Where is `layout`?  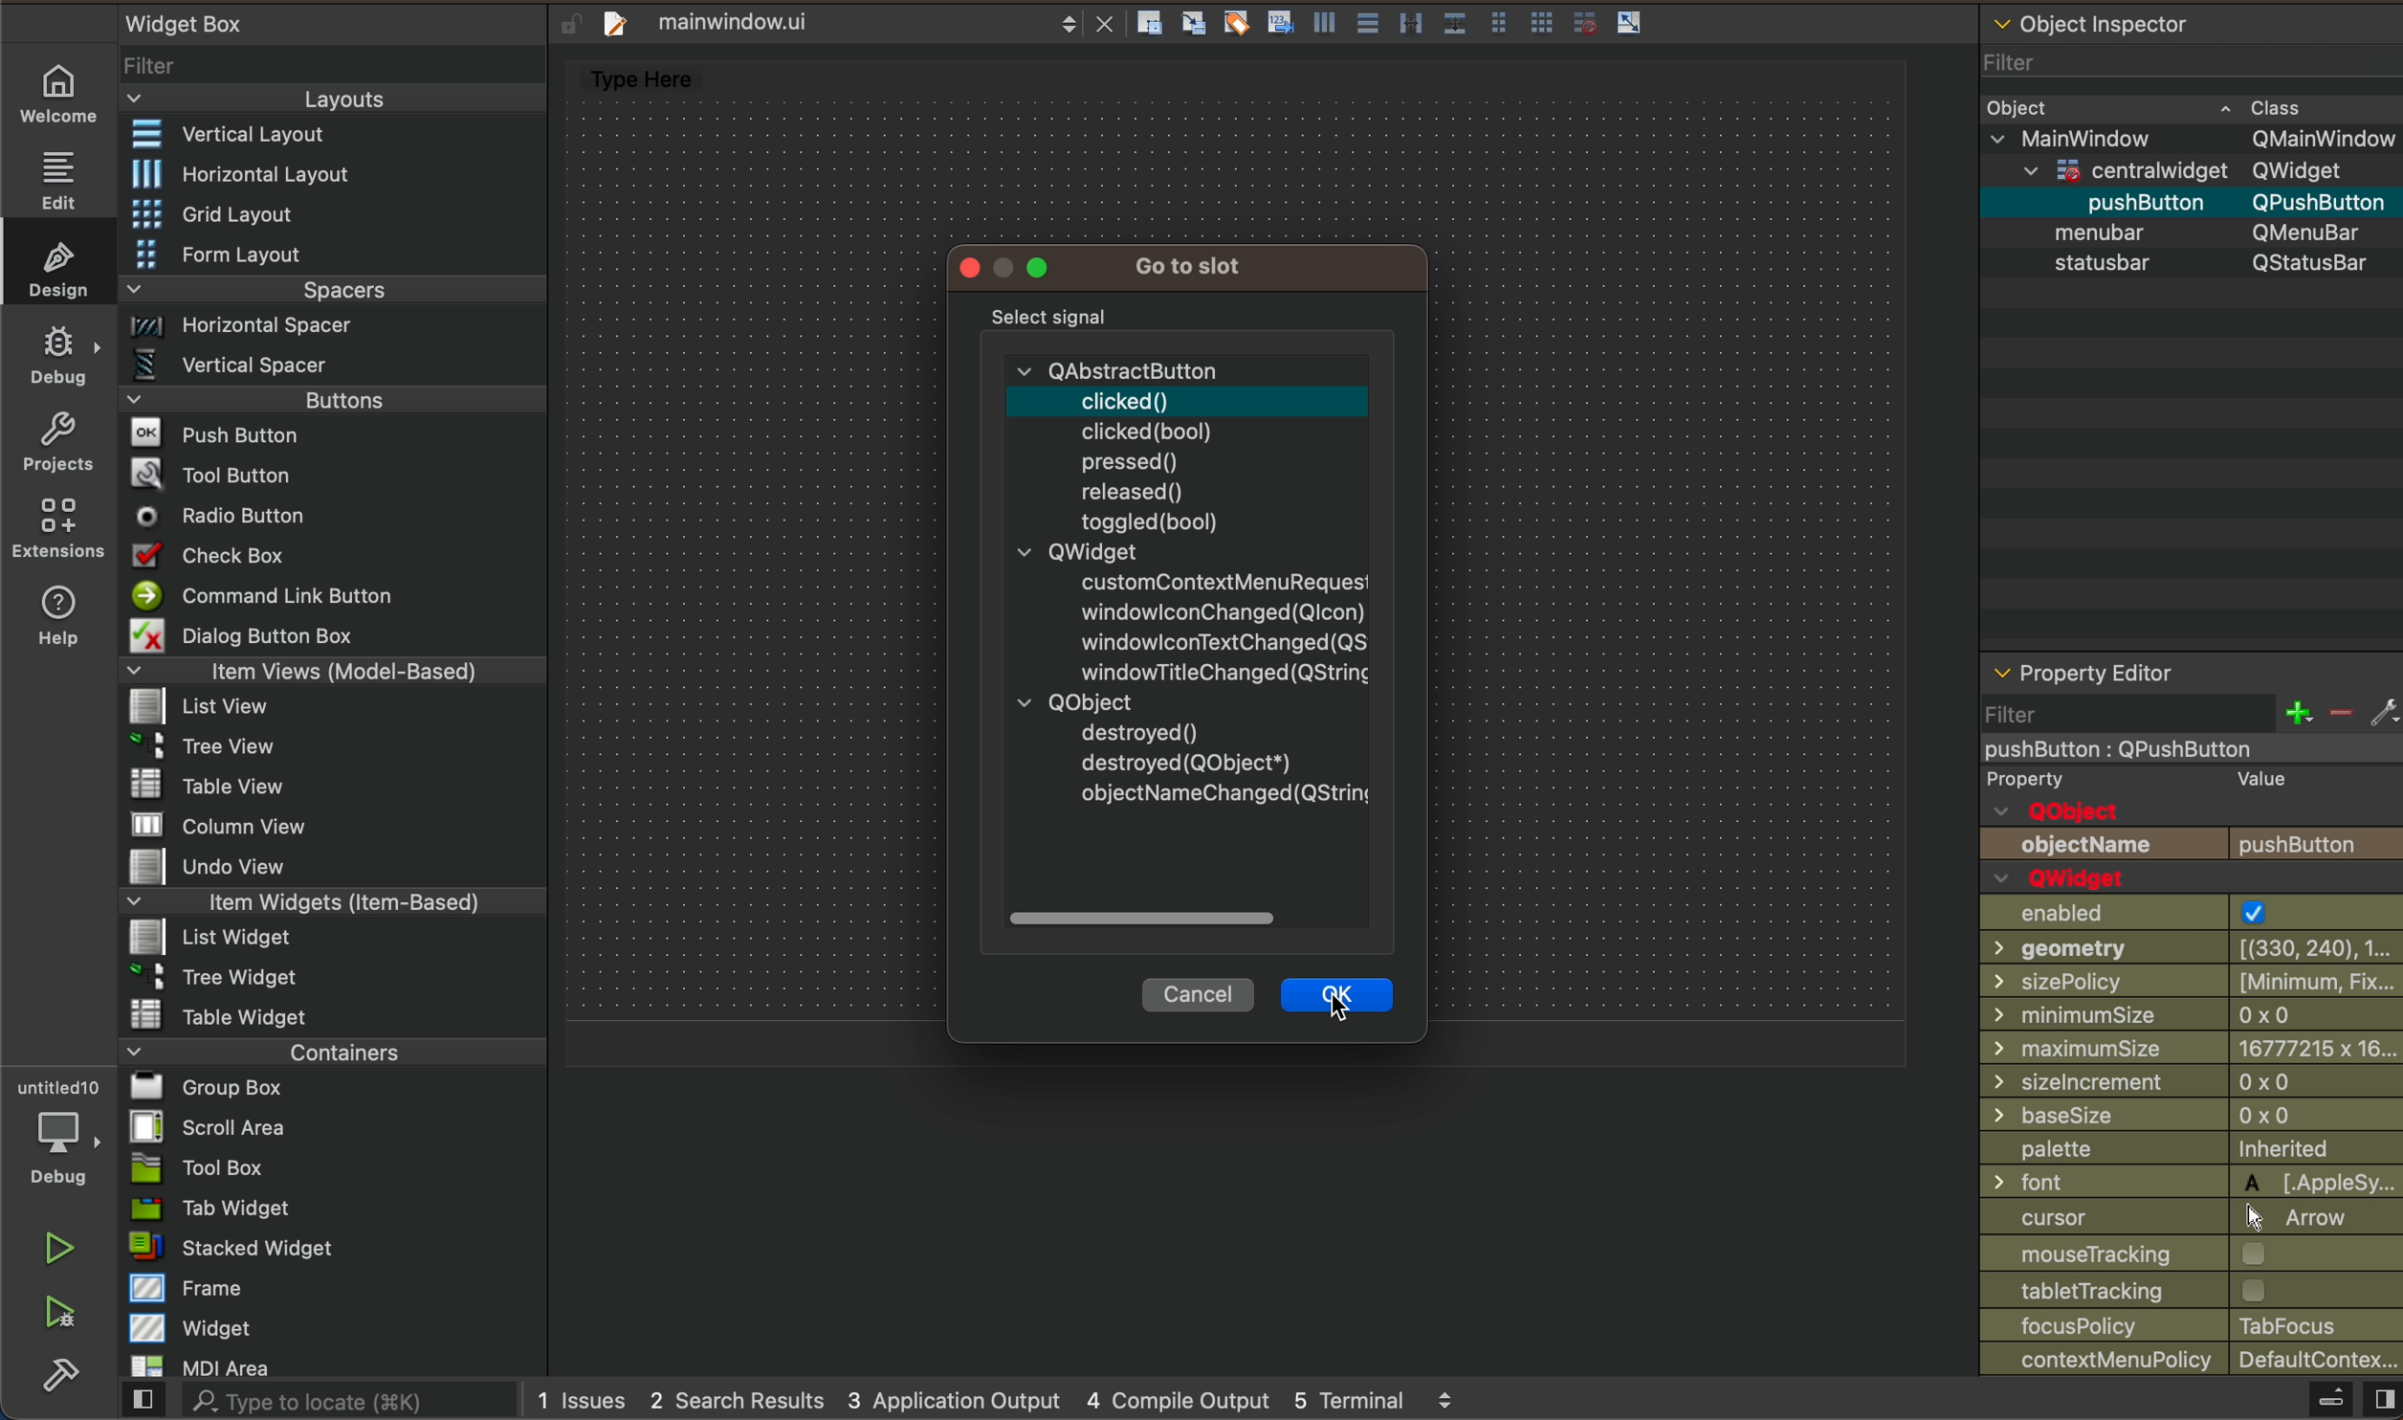
layout is located at coordinates (330, 98).